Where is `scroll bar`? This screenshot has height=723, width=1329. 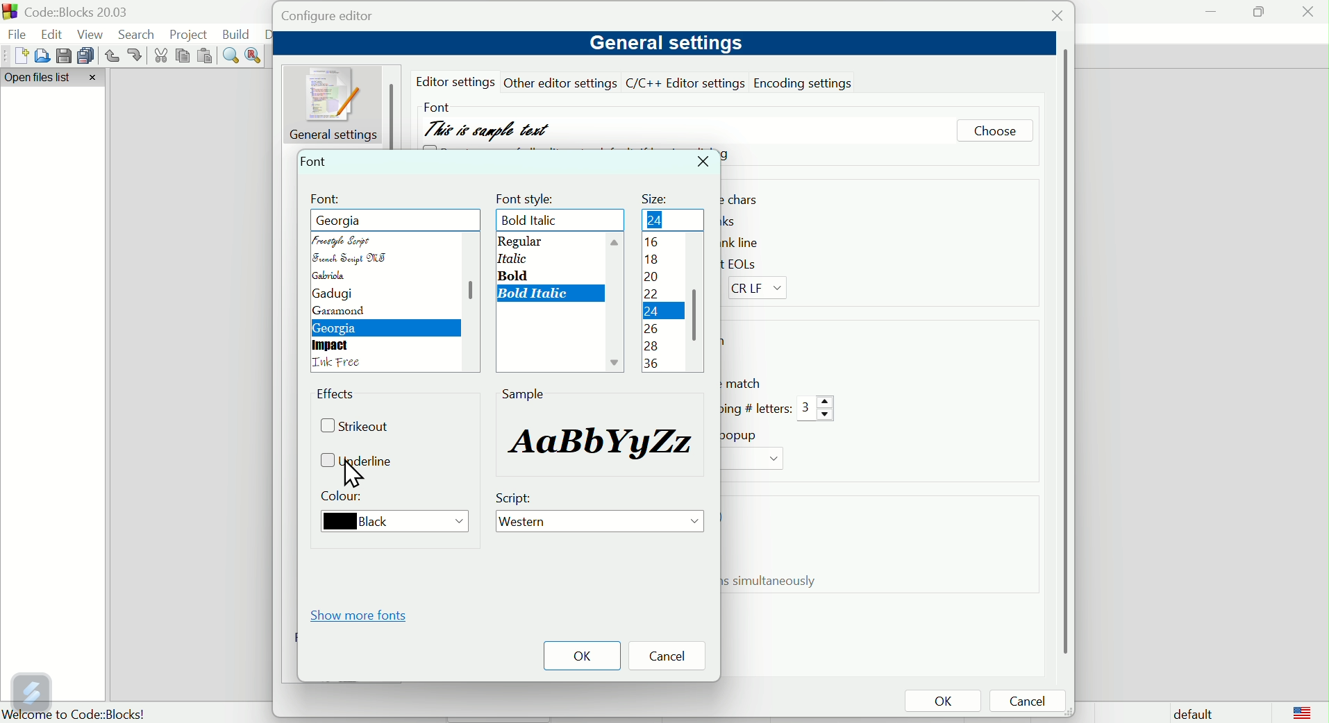
scroll bar is located at coordinates (697, 307).